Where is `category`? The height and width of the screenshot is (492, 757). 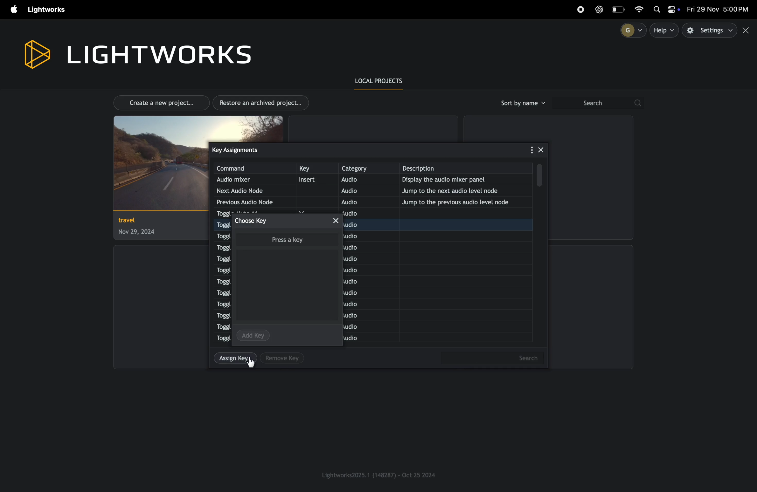
category is located at coordinates (367, 168).